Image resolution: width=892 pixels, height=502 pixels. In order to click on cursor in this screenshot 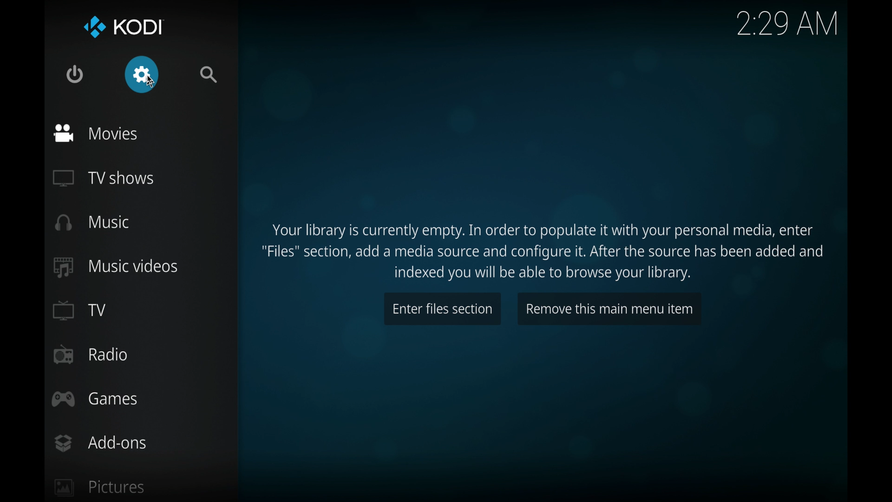, I will do `click(150, 82)`.